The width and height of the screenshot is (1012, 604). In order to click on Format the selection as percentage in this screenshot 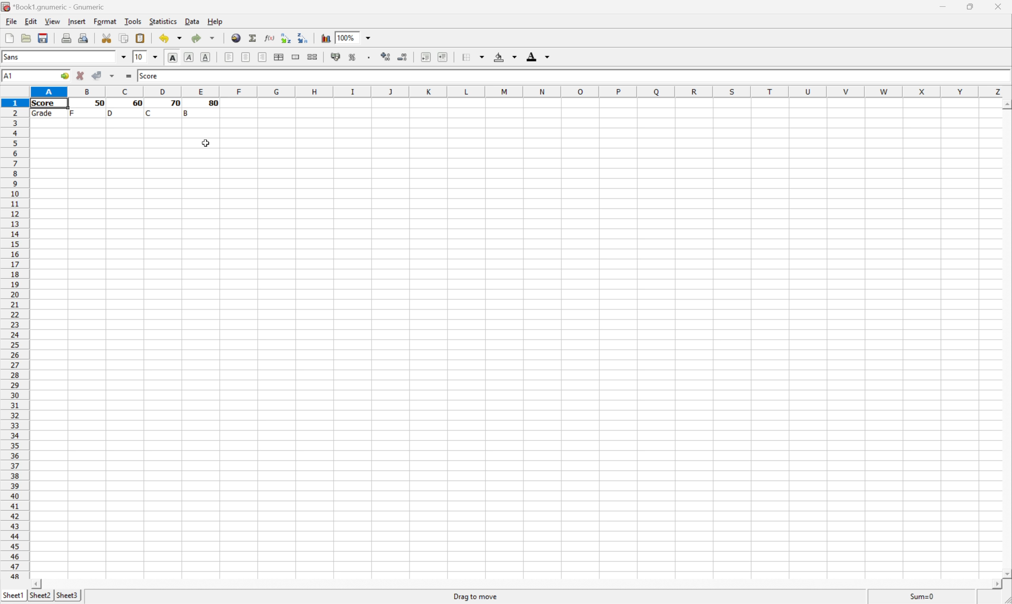, I will do `click(353, 58)`.